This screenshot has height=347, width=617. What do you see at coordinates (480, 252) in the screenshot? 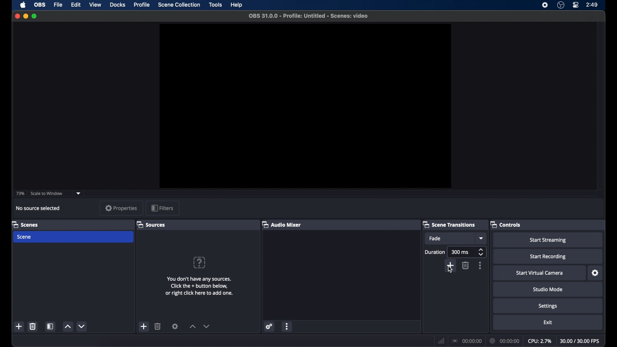
I see `stepper buttons` at bounding box center [480, 252].